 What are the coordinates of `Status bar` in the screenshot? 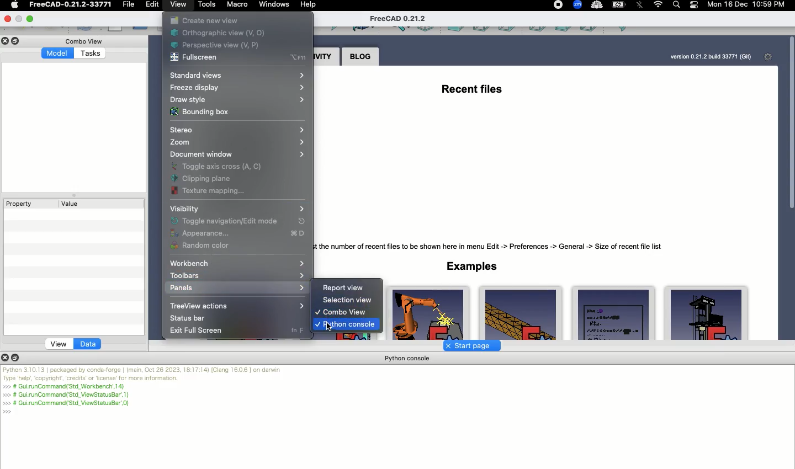 It's located at (188, 318).